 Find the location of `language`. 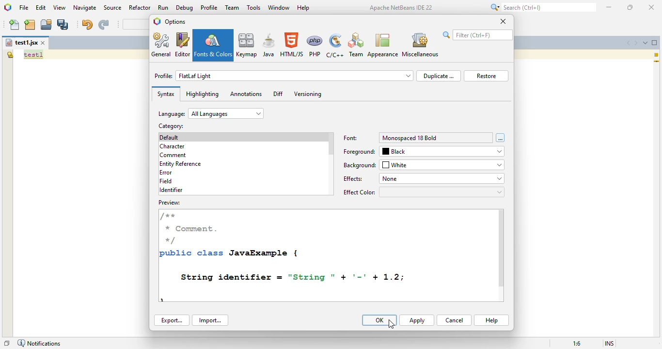

language is located at coordinates (211, 113).